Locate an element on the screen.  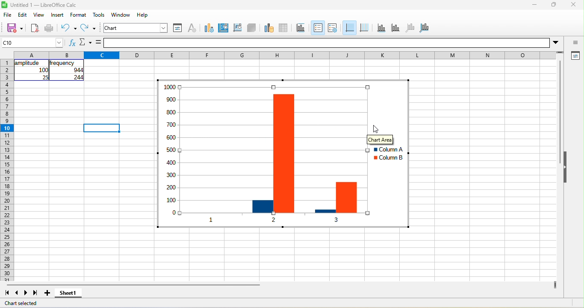
chart is located at coordinates (136, 28).